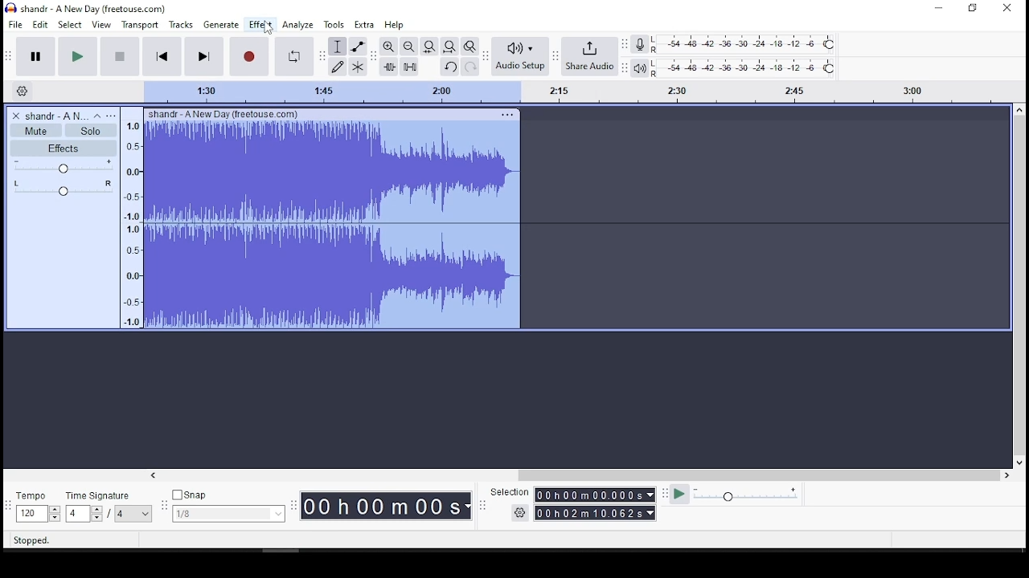 Image resolution: width=1029 pixels, height=578 pixels. I want to click on open menu, so click(113, 115).